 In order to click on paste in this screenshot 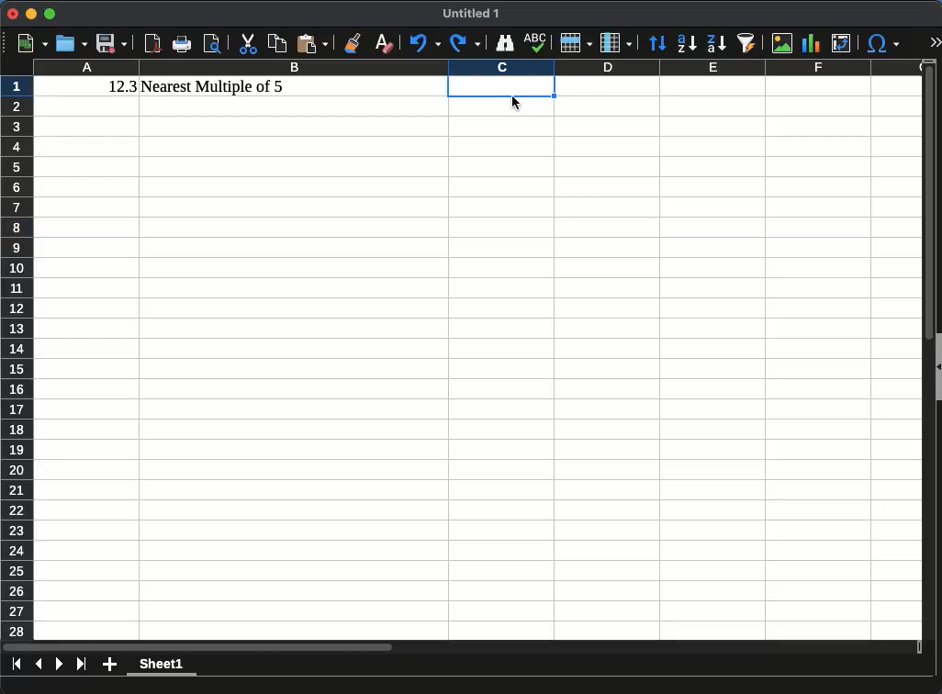, I will do `click(312, 43)`.